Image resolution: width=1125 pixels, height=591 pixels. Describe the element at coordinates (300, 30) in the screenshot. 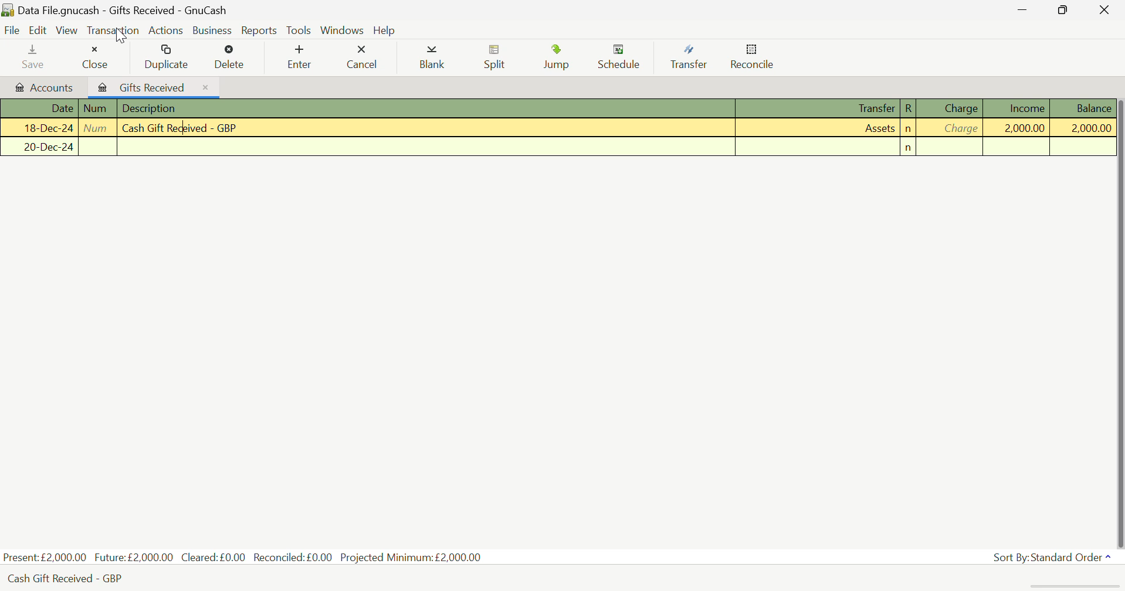

I see `Tools` at that location.